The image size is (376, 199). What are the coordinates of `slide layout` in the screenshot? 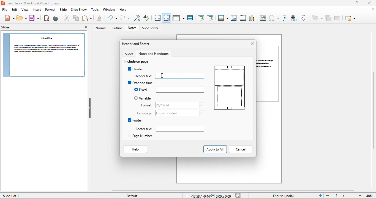 It's located at (350, 18).